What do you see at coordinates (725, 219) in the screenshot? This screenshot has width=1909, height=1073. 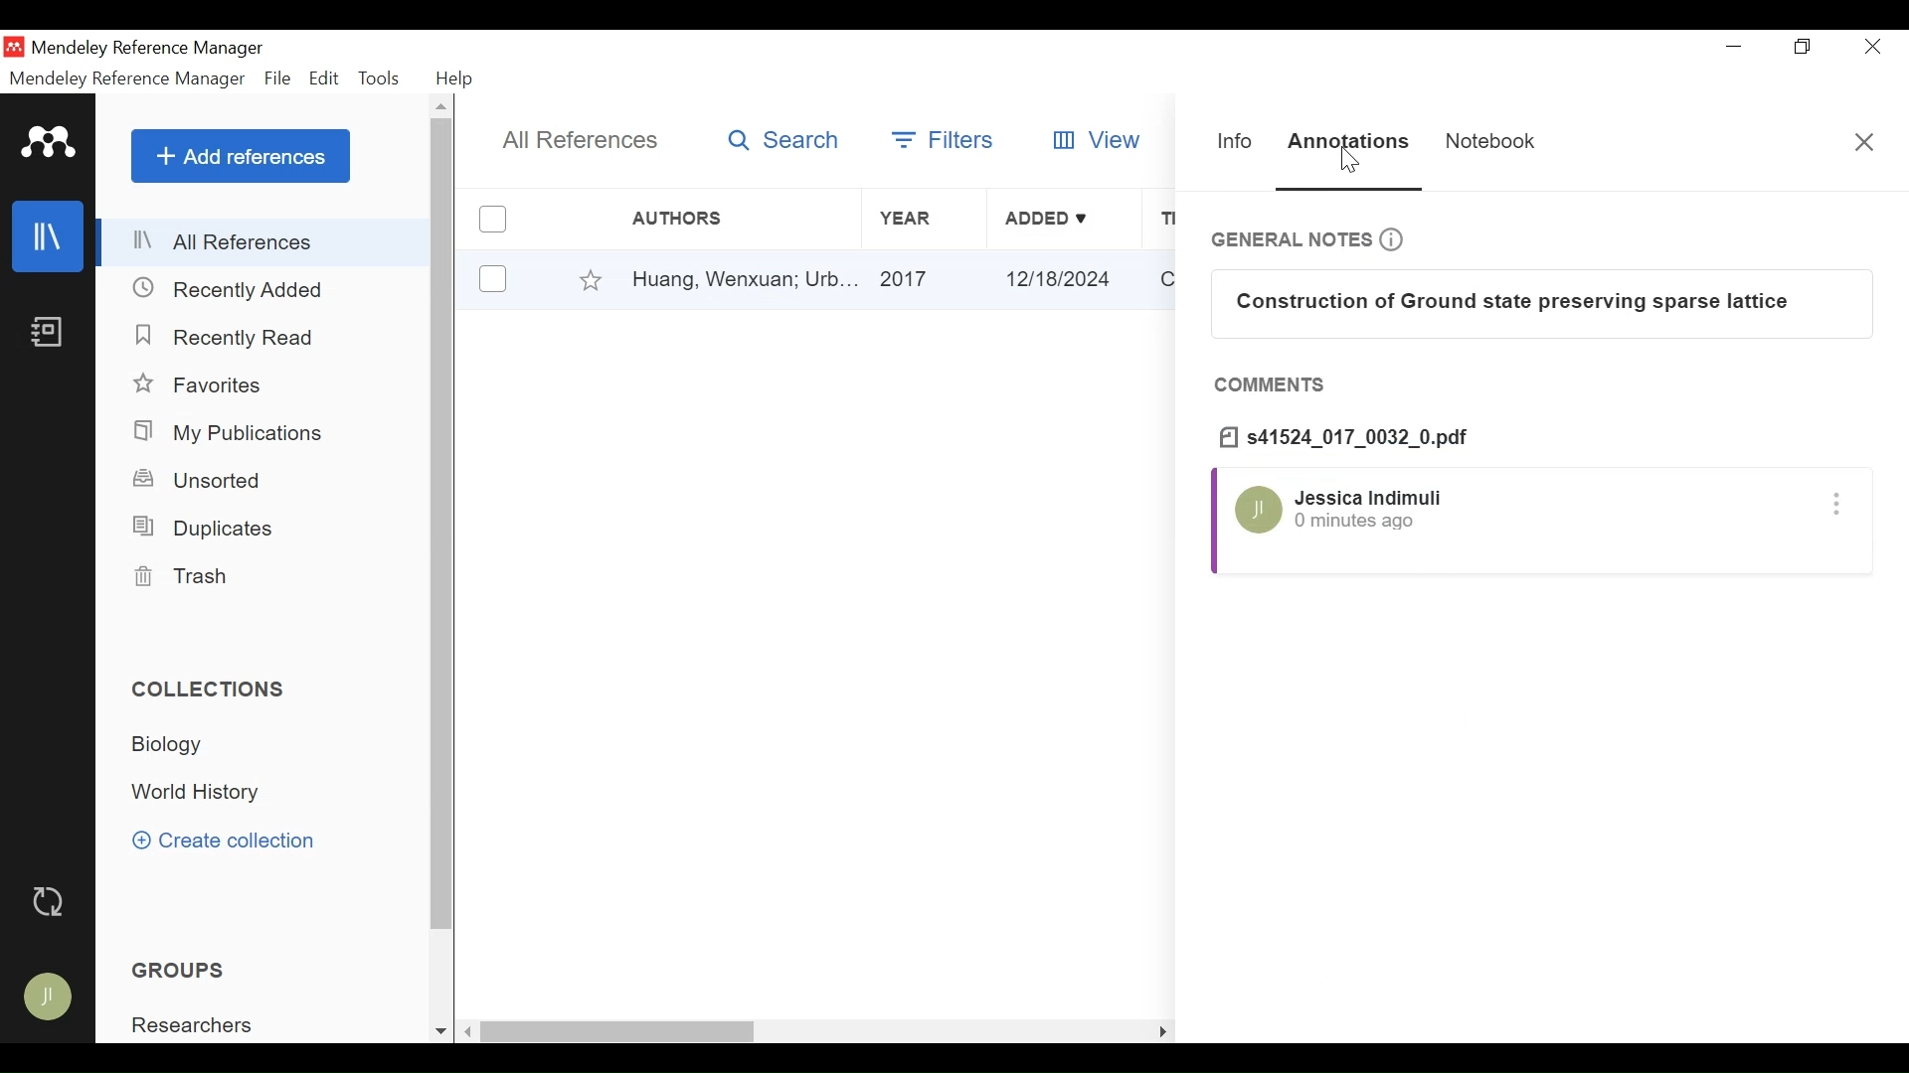 I see `Author` at bounding box center [725, 219].